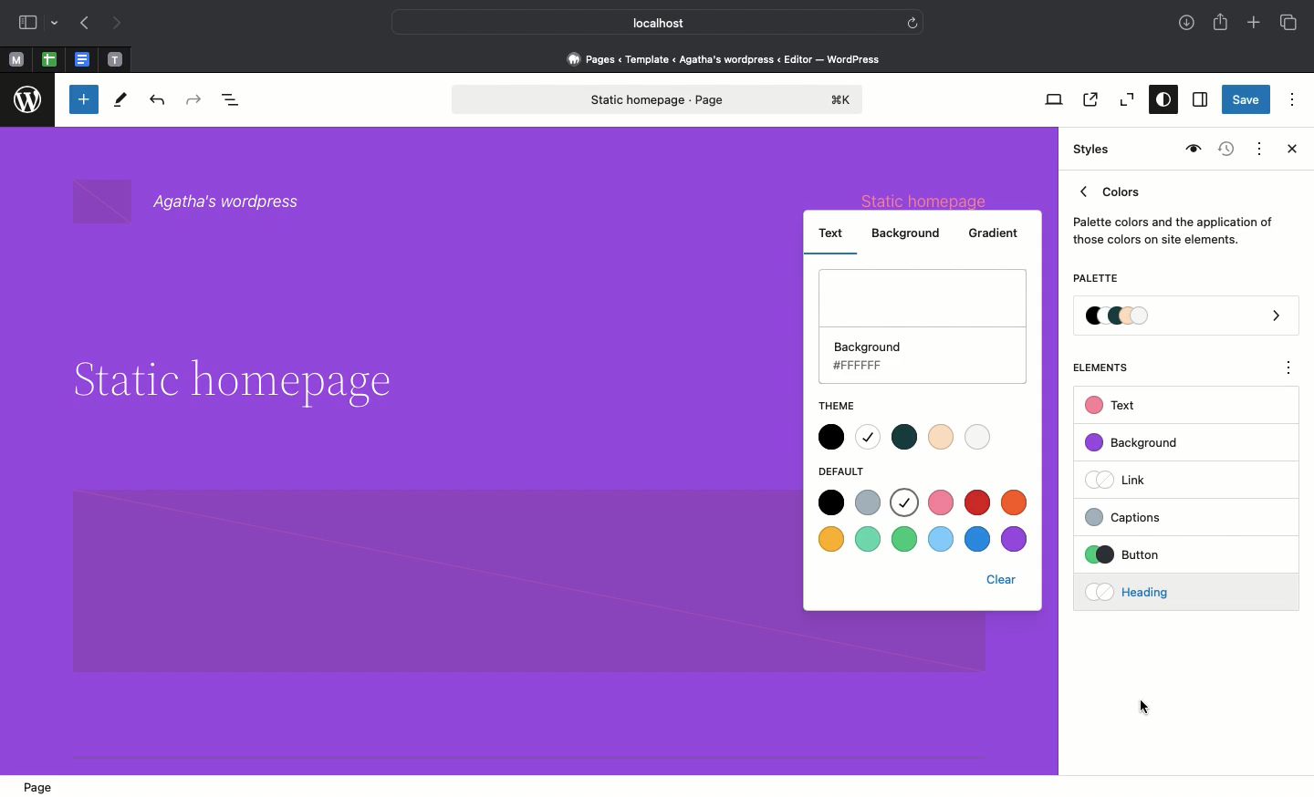 The width and height of the screenshot is (1314, 797). I want to click on captions, so click(1155, 514).